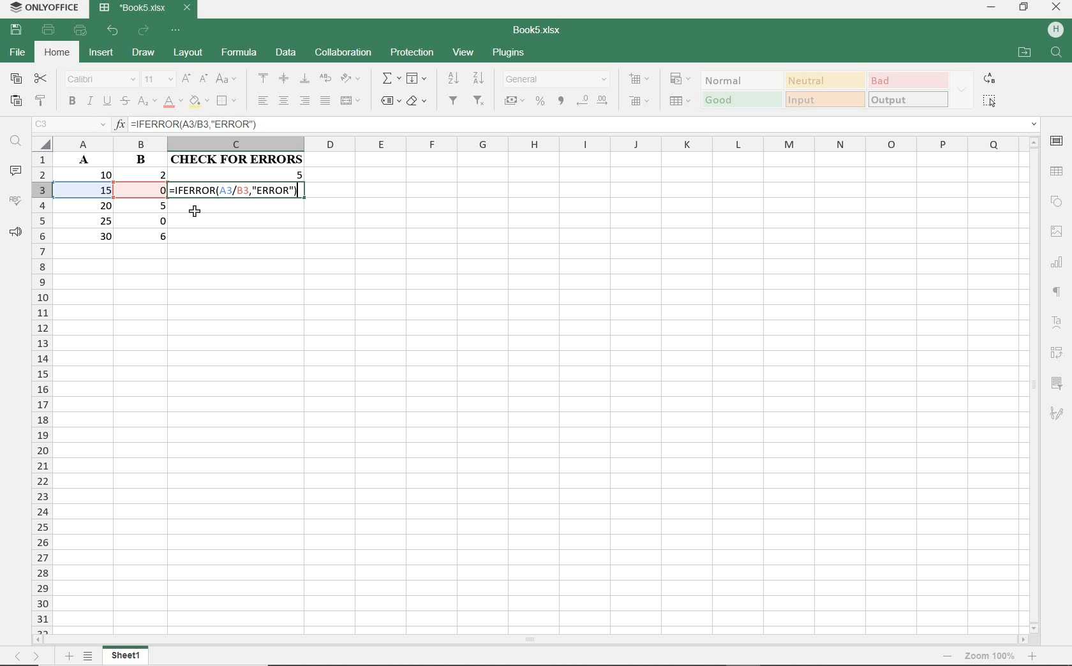 The image size is (1072, 666). Describe the element at coordinates (28, 656) in the screenshot. I see `` at that location.